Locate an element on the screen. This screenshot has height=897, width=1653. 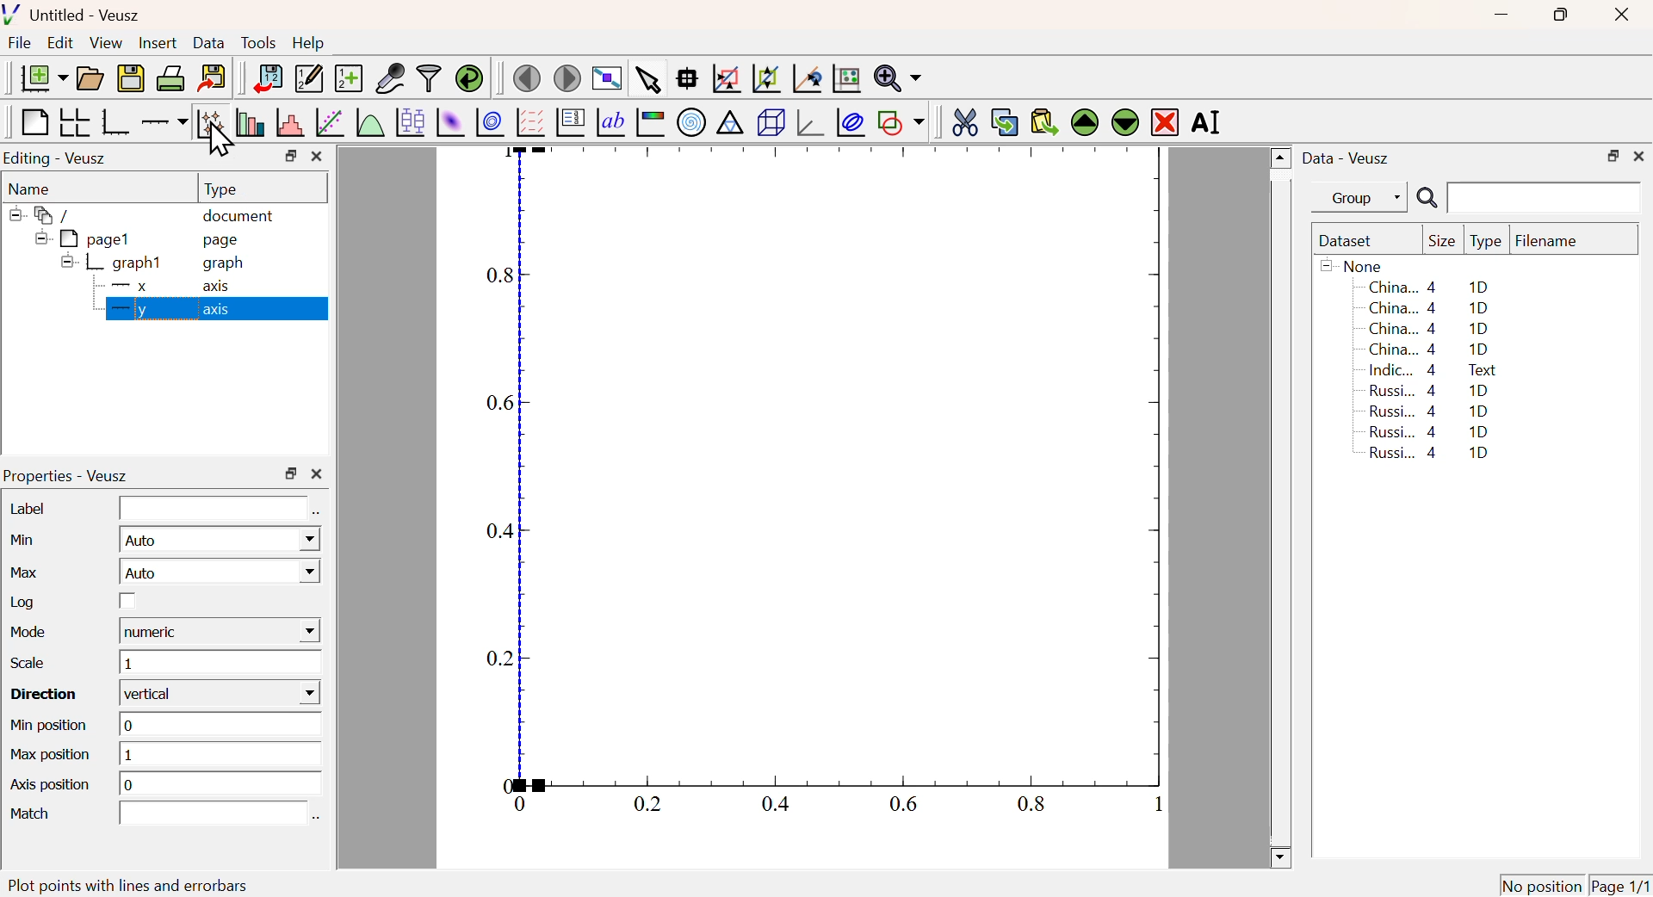
Previous Page is located at coordinates (528, 79).